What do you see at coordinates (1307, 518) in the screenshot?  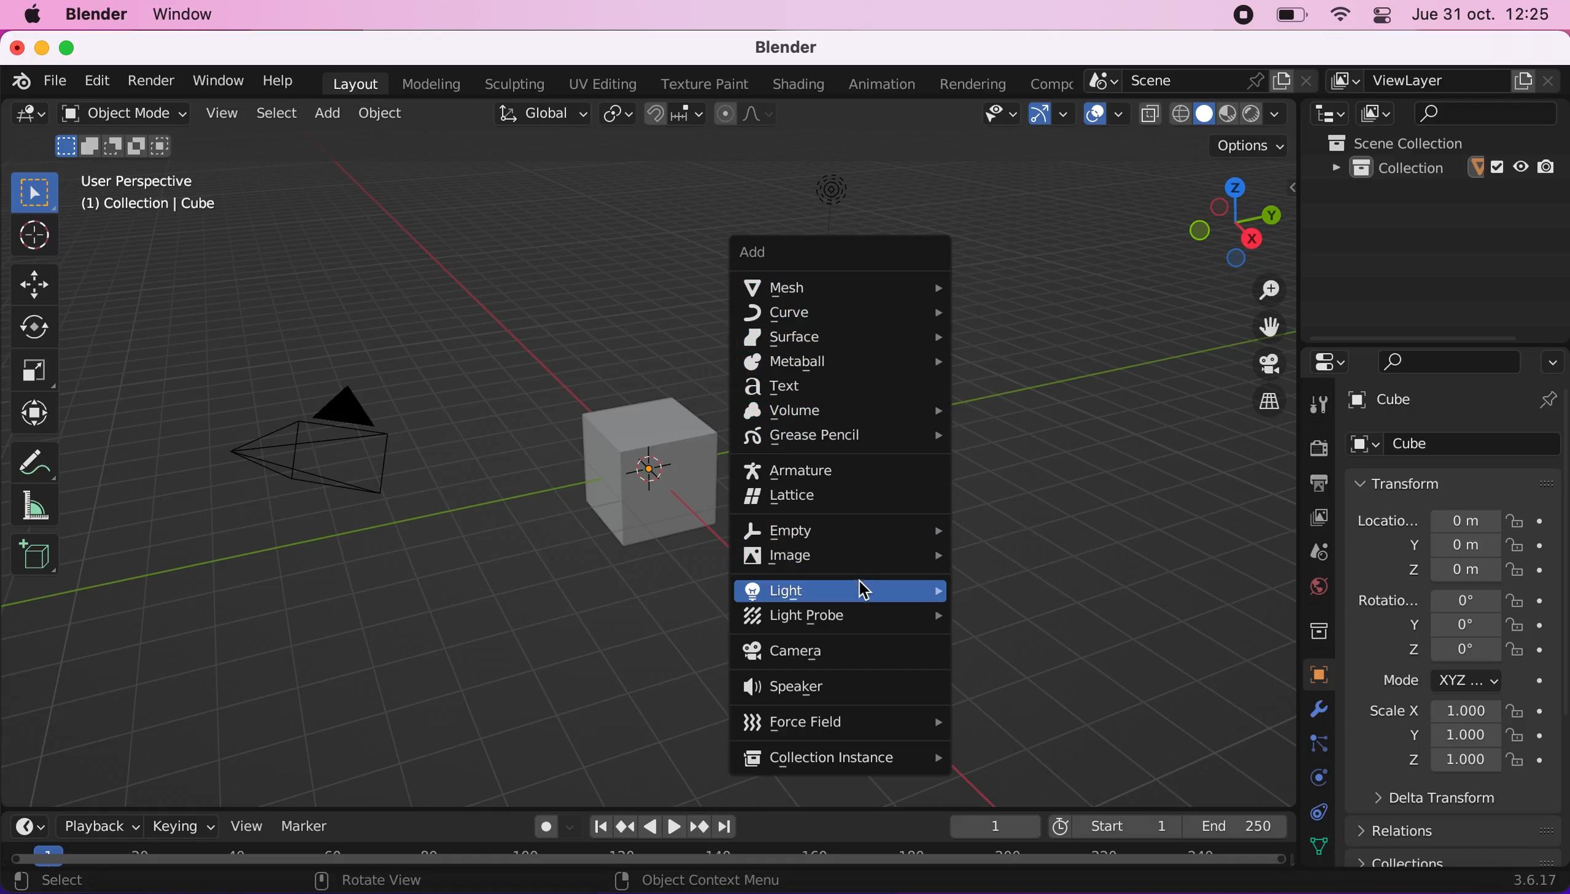 I see `view layer` at bounding box center [1307, 518].